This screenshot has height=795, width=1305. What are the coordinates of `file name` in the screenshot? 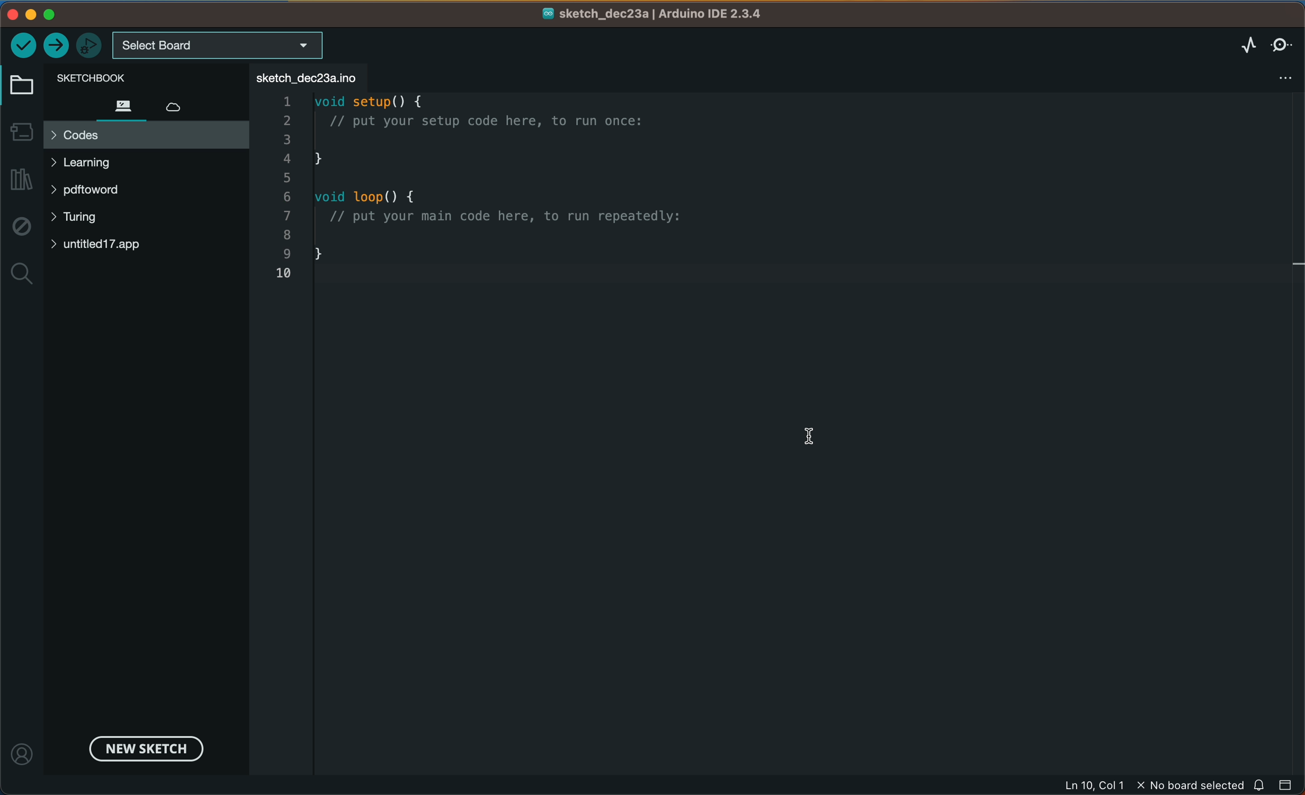 It's located at (658, 14).